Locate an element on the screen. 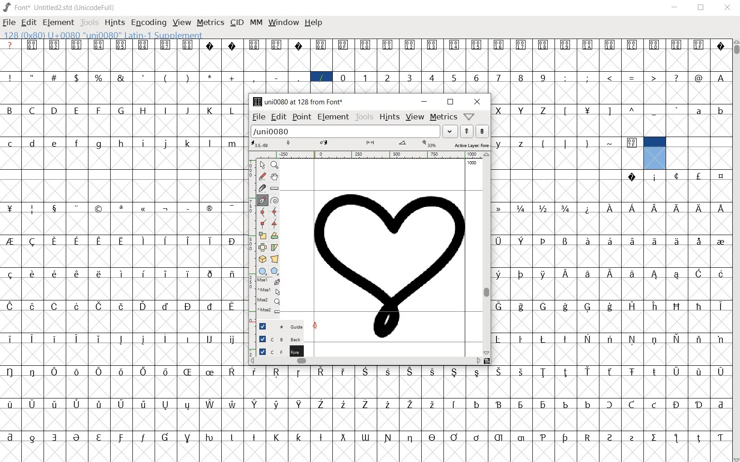 The width and height of the screenshot is (740, 462). glyph is located at coordinates (121, 78).